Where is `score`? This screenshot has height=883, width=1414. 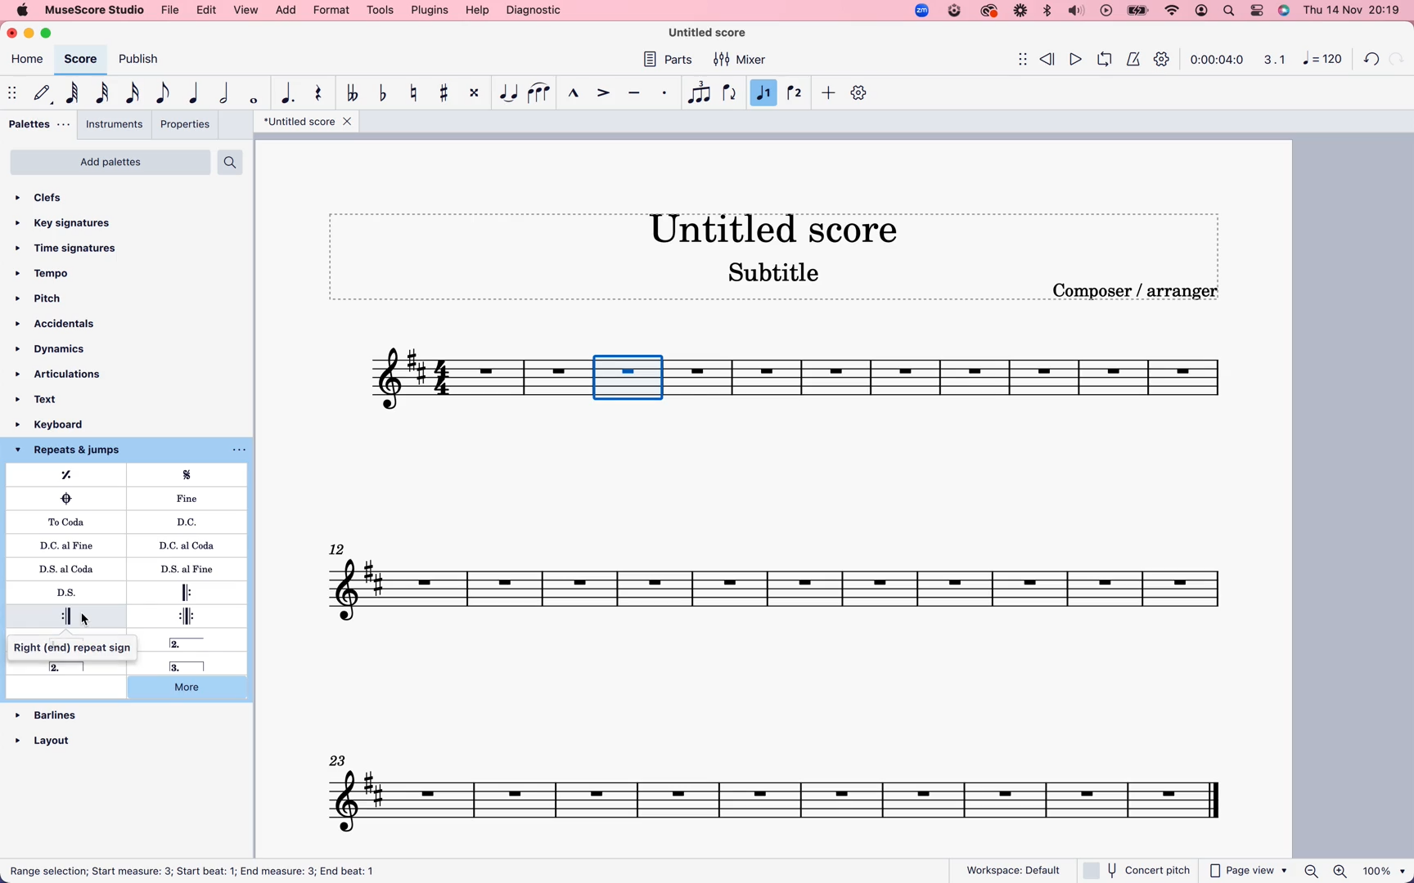 score is located at coordinates (80, 59).